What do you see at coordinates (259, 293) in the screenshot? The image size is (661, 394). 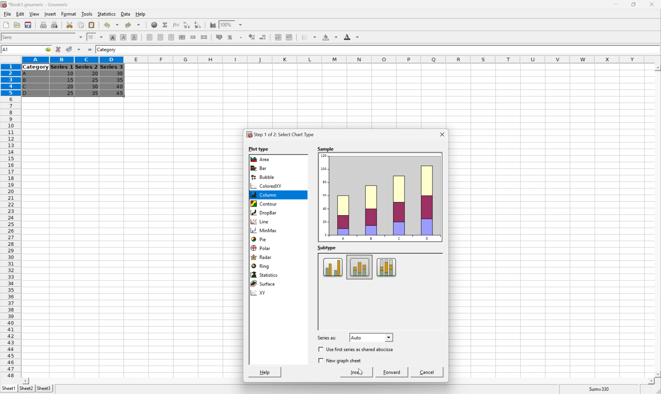 I see `XY` at bounding box center [259, 293].